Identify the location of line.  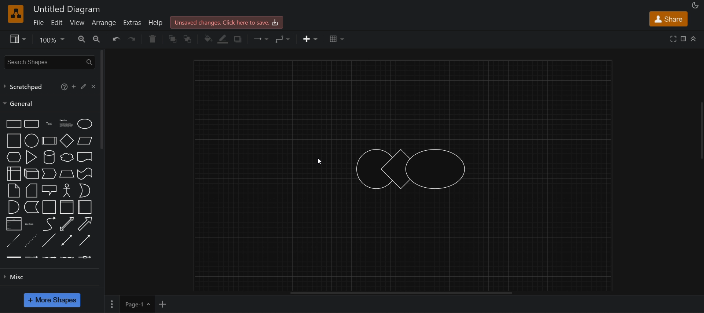
(48, 240).